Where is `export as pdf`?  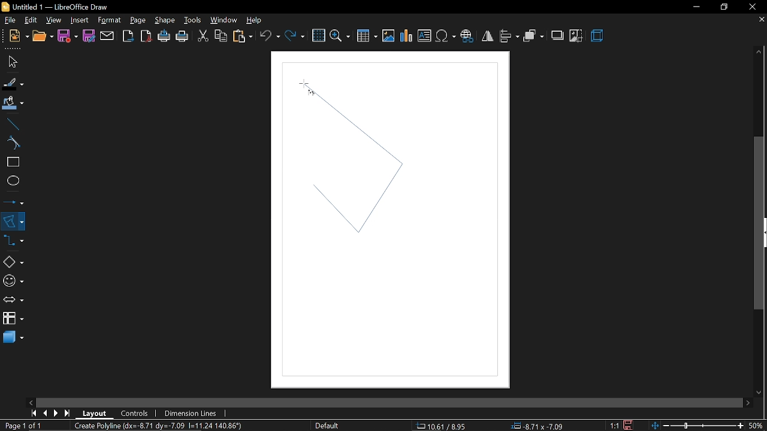
export as pdf is located at coordinates (147, 37).